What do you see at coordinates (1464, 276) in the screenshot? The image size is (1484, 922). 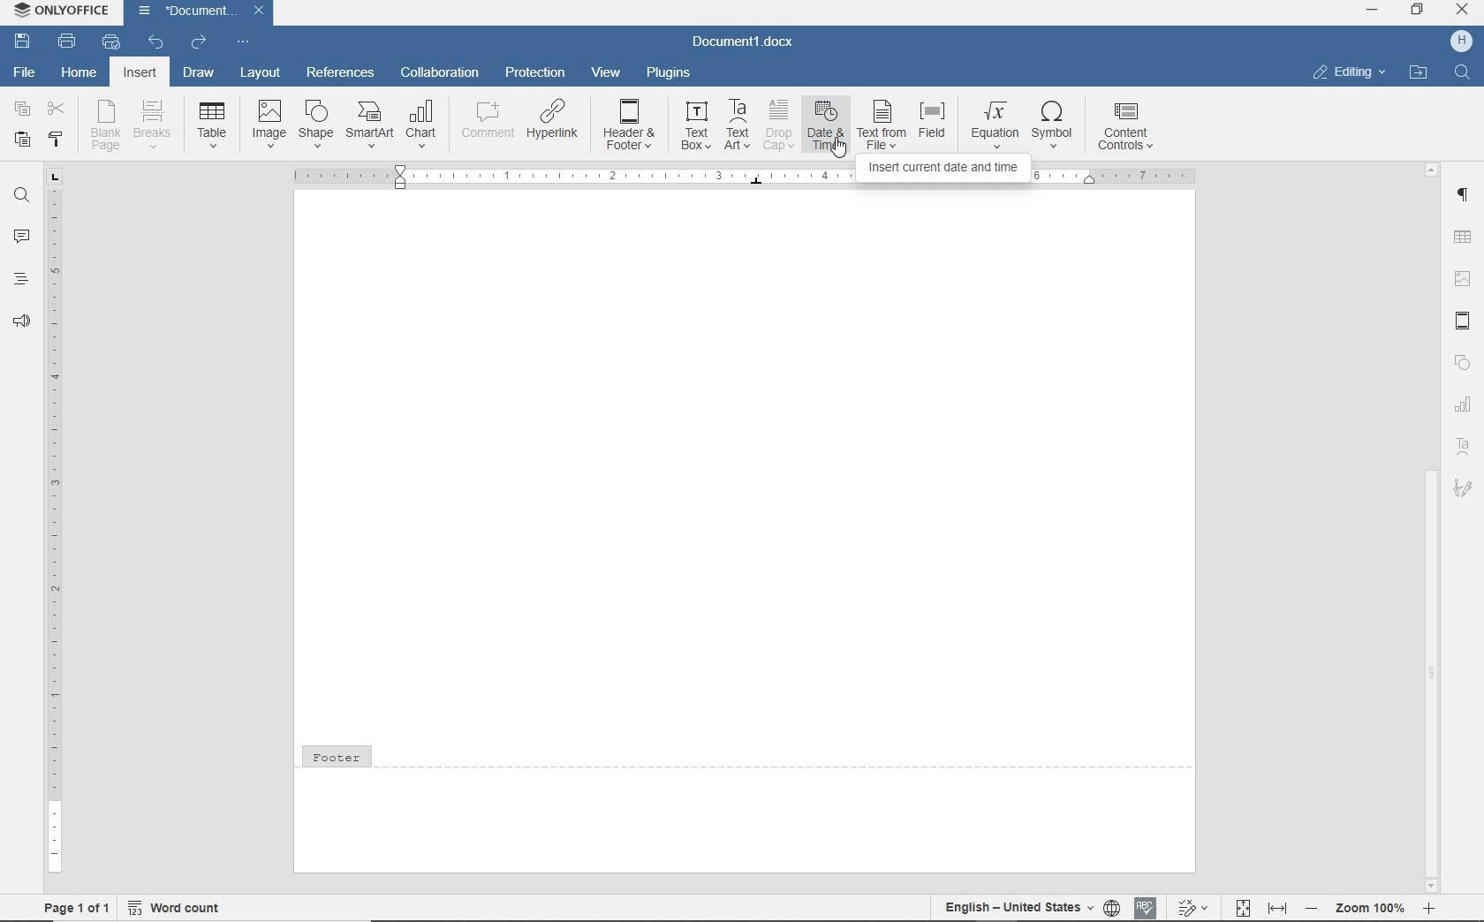 I see `image` at bounding box center [1464, 276].